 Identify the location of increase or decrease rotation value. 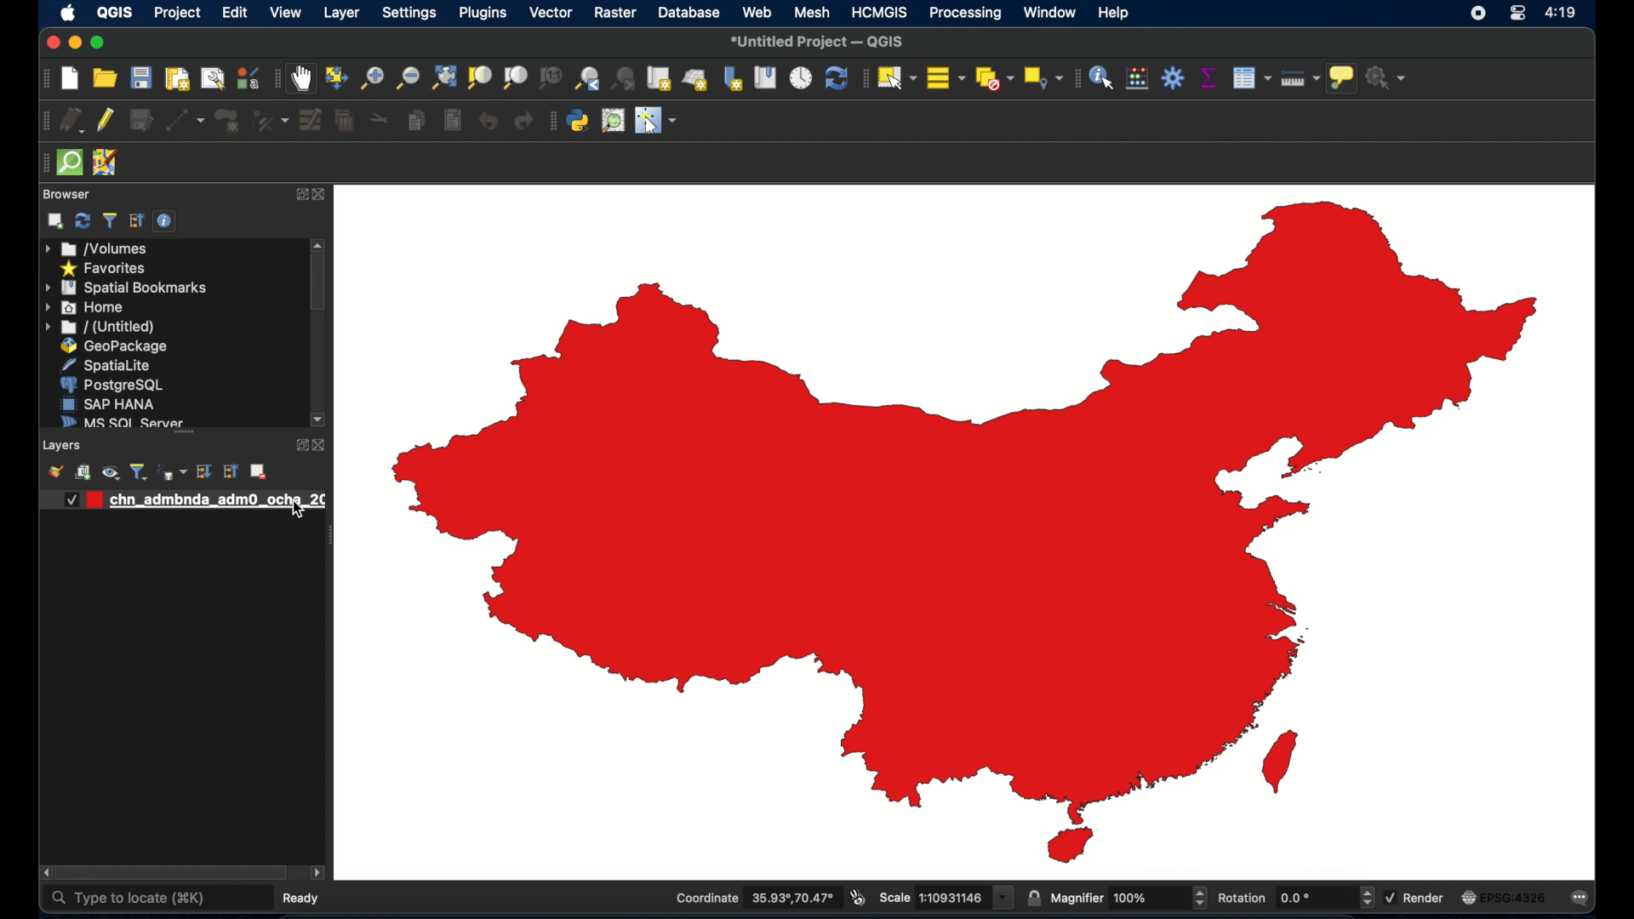
(1370, 898).